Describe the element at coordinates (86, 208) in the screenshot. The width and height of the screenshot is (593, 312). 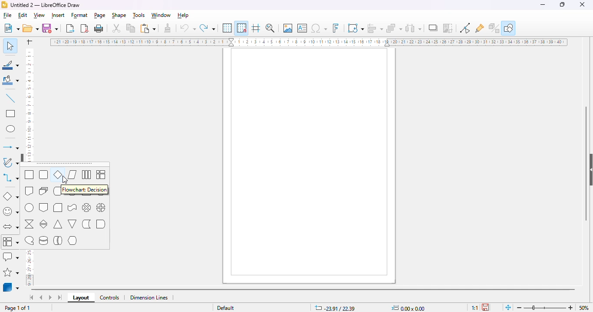
I see `flowchart: summing junction` at that location.